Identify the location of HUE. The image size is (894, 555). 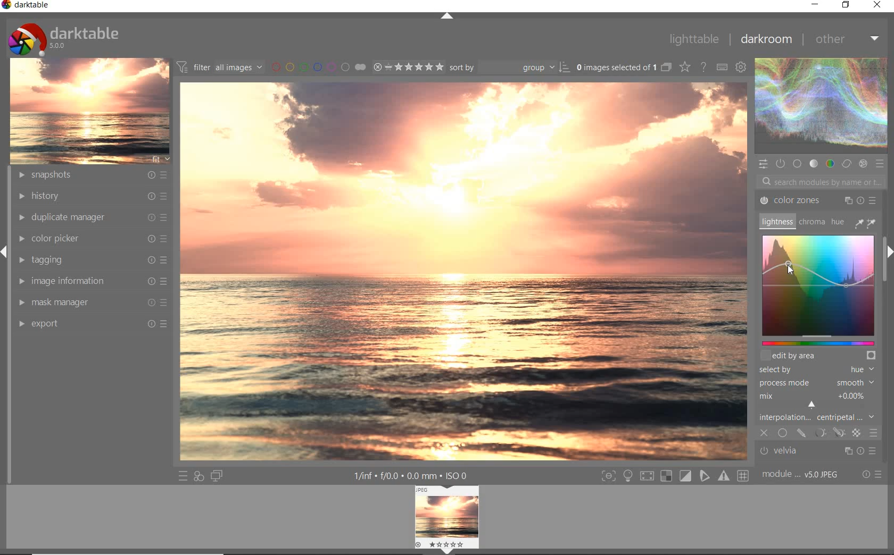
(838, 224).